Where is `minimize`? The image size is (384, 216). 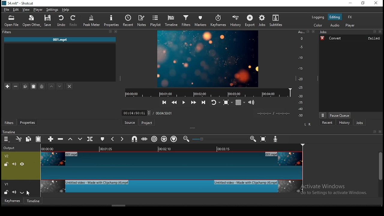 minimize is located at coordinates (351, 3).